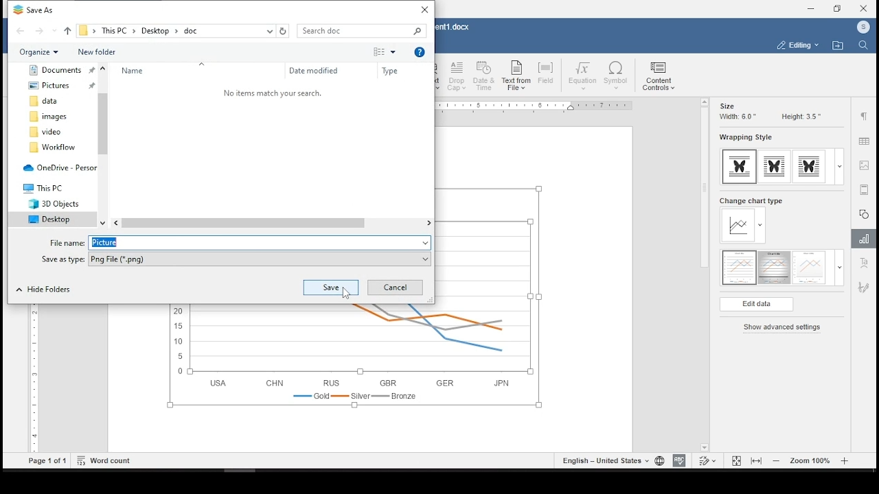 The image size is (879, 494). I want to click on close window, so click(424, 9).